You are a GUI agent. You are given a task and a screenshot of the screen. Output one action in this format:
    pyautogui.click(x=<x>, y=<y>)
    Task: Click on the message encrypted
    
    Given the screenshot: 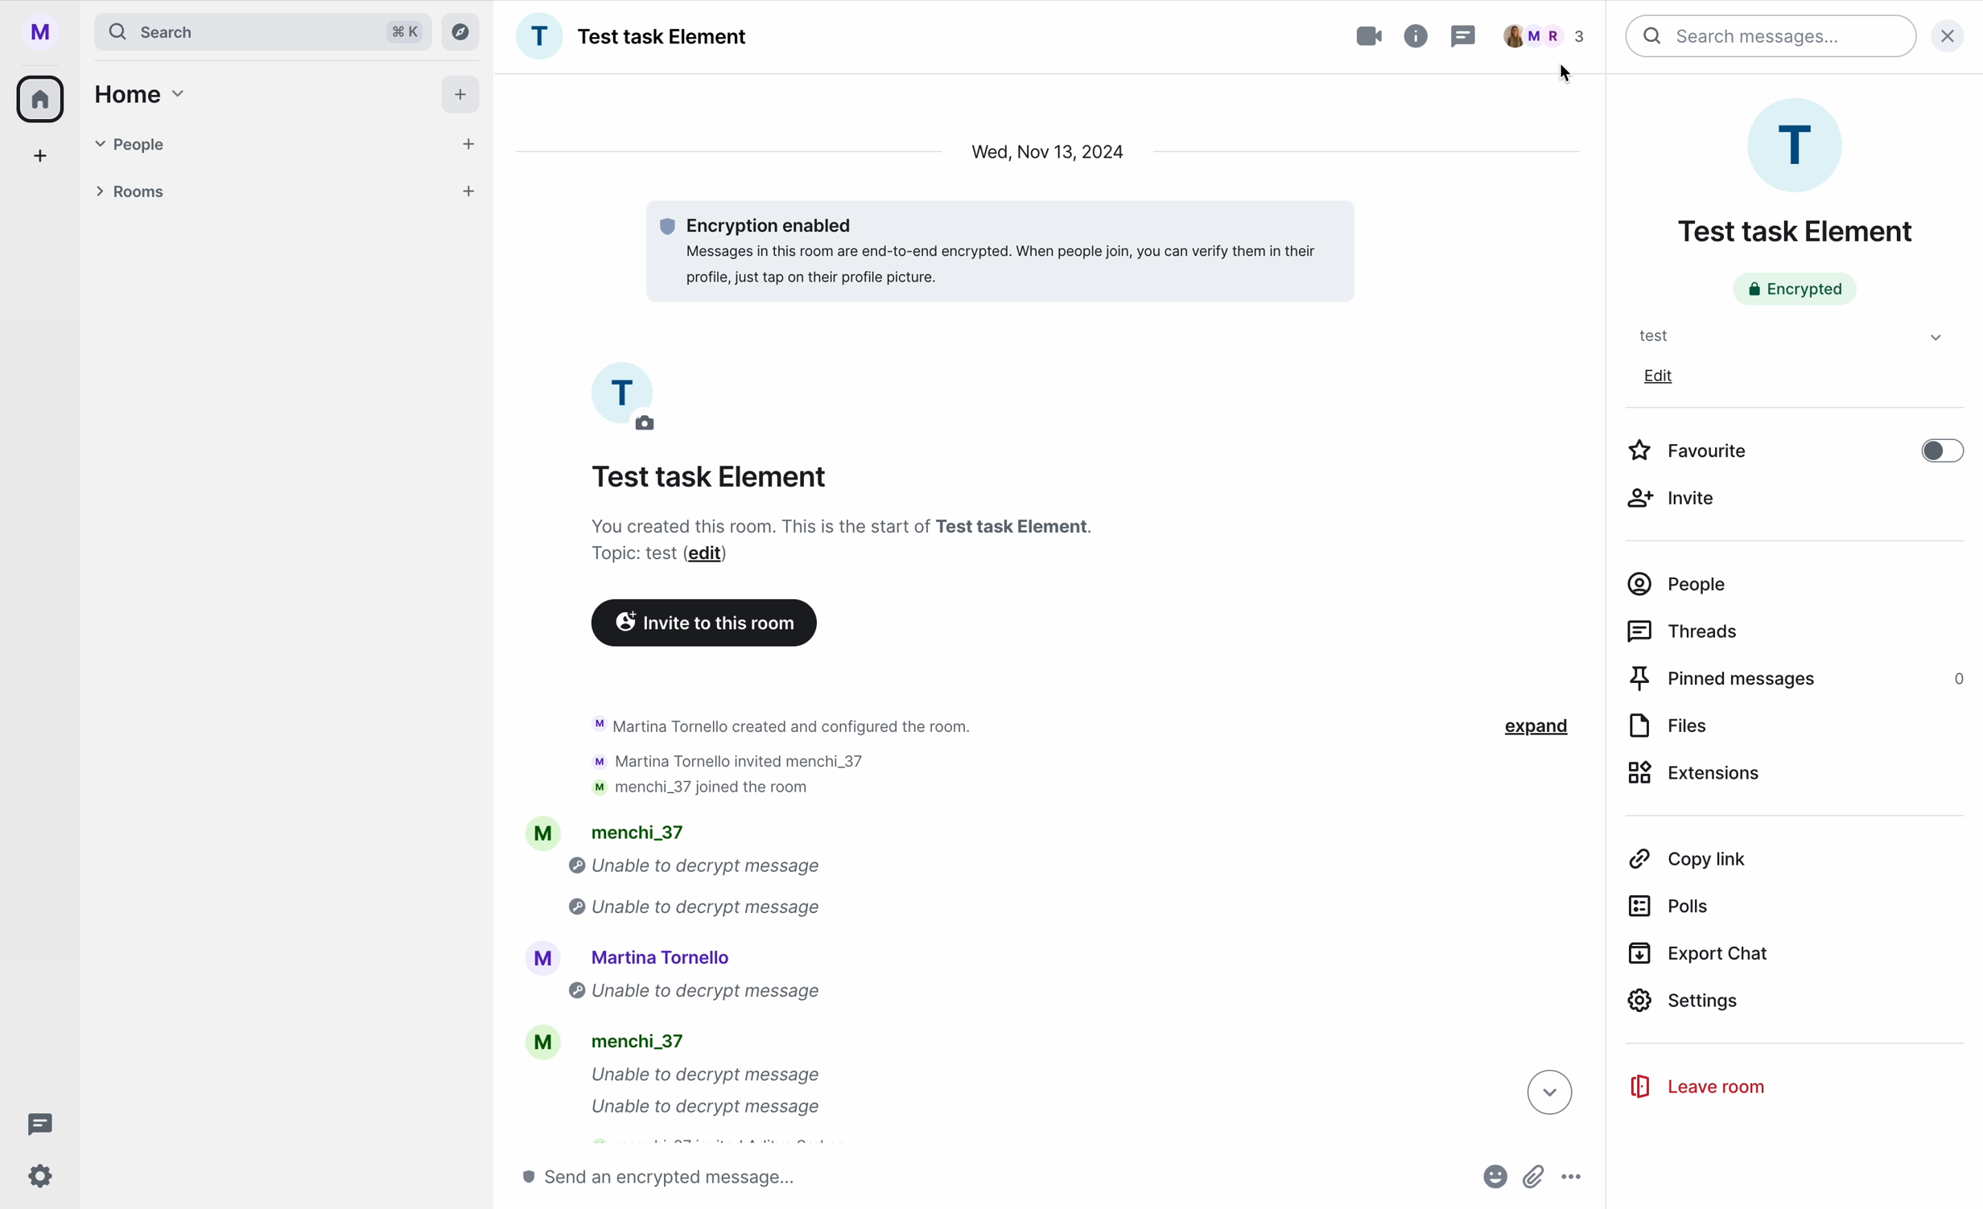 What is the action you would take?
    pyautogui.click(x=992, y=247)
    